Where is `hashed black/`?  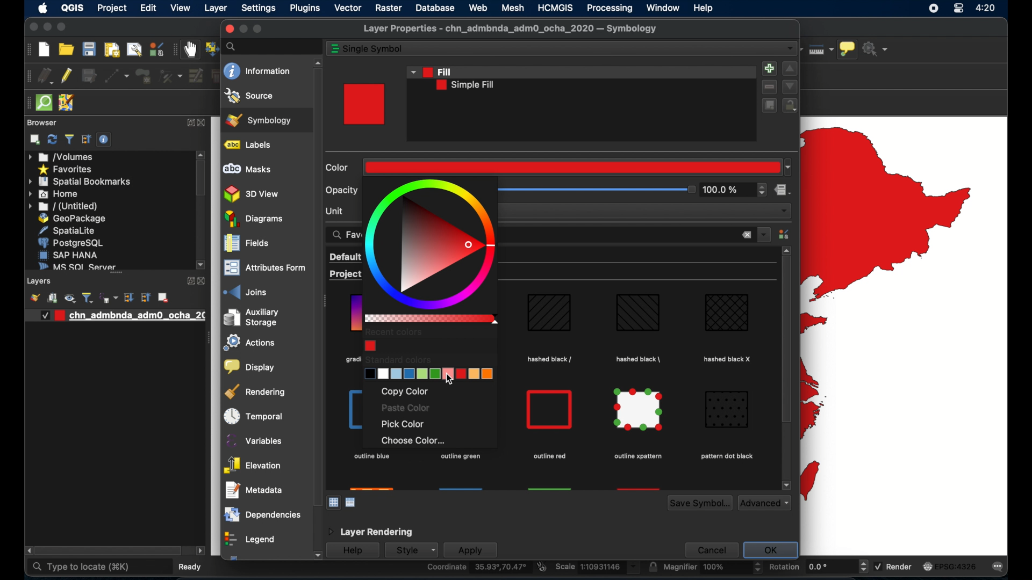 hashed black/ is located at coordinates (550, 359).